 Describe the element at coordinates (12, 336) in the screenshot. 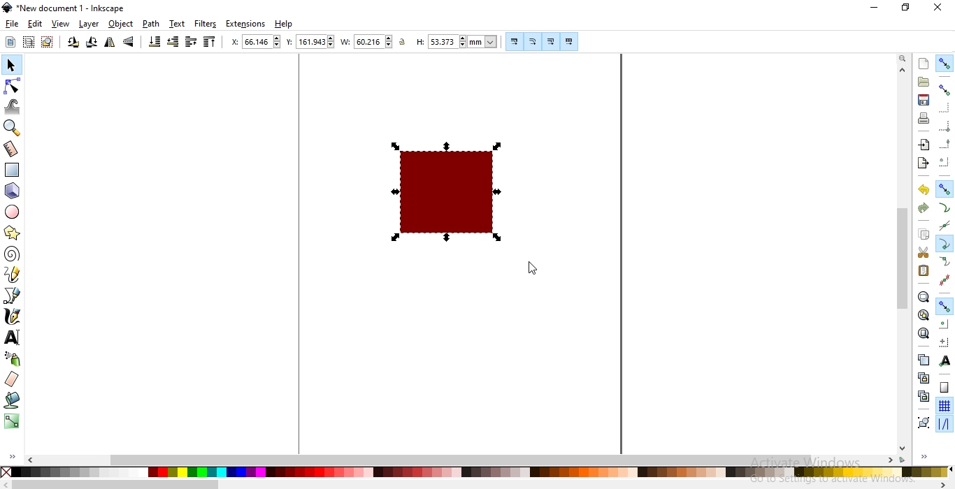

I see `create and edit text objects` at that location.